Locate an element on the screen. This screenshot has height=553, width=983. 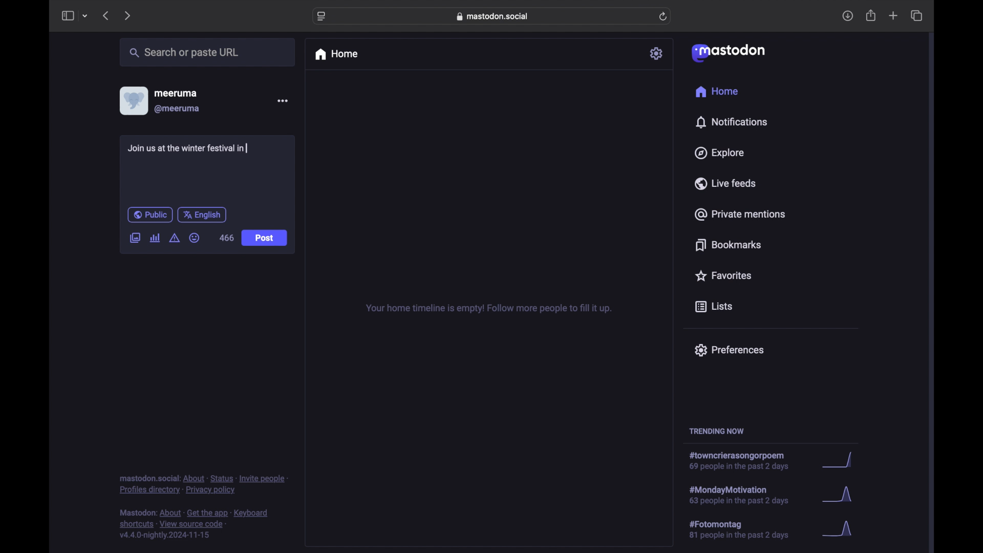
Join us at the winter festival in is located at coordinates (189, 148).